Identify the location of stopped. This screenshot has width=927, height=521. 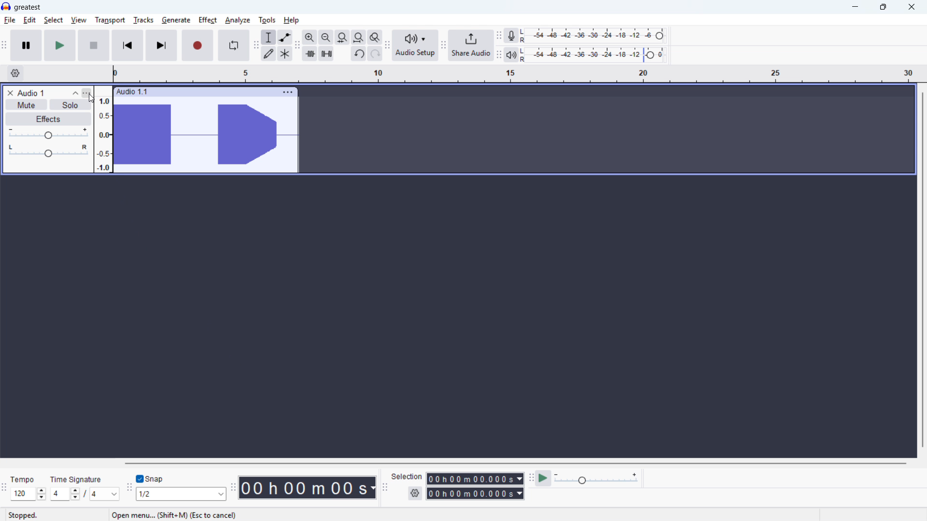
(22, 515).